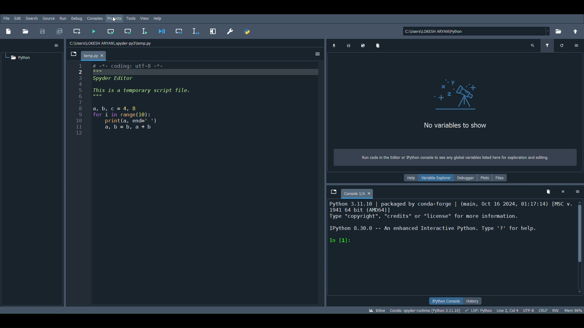 This screenshot has height=328, width=584. I want to click on Preferences, so click(231, 32).